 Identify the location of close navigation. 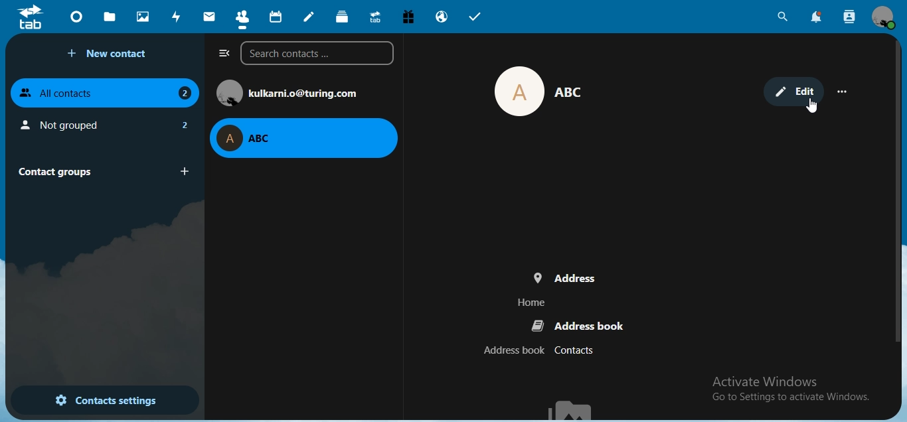
(222, 54).